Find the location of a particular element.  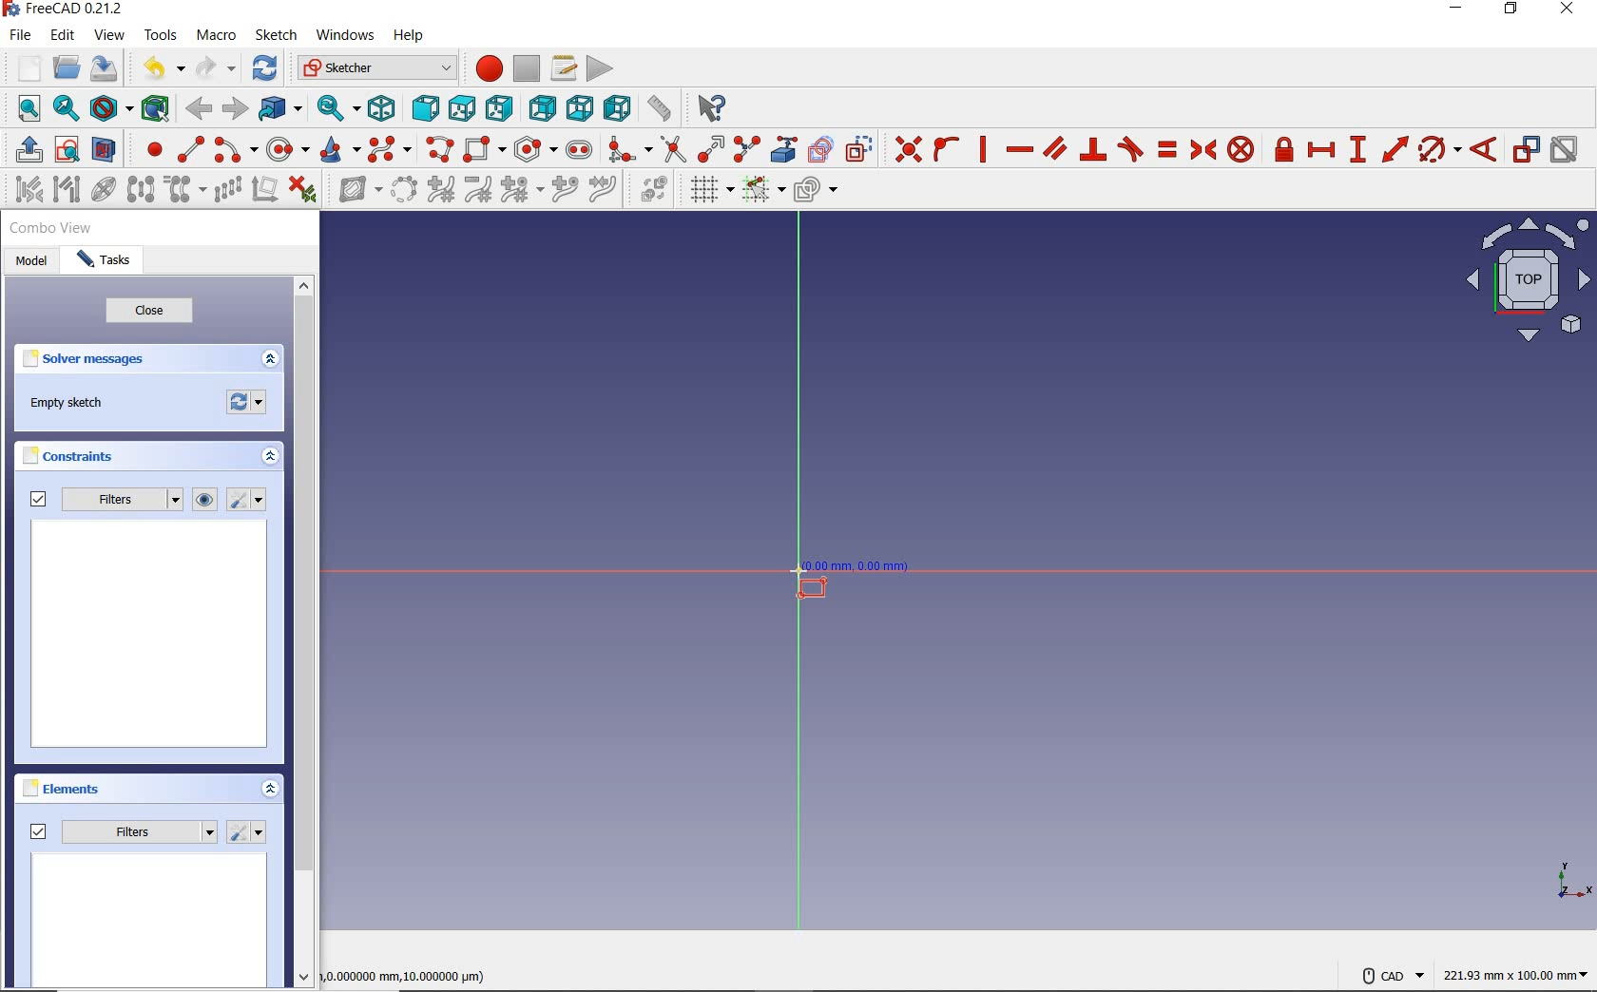

filters is located at coordinates (104, 501).